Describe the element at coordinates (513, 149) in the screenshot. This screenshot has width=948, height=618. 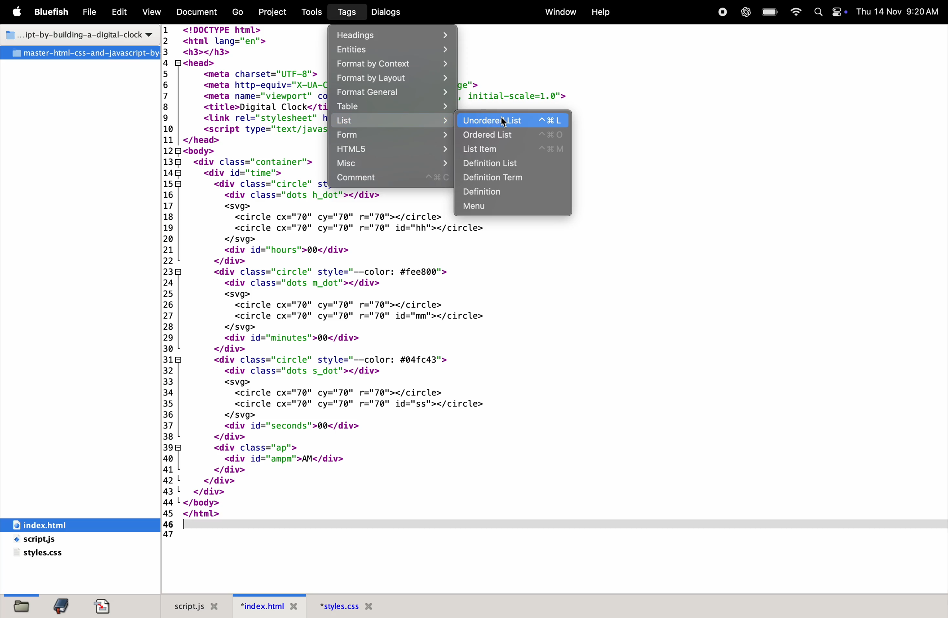
I see `list utem` at that location.